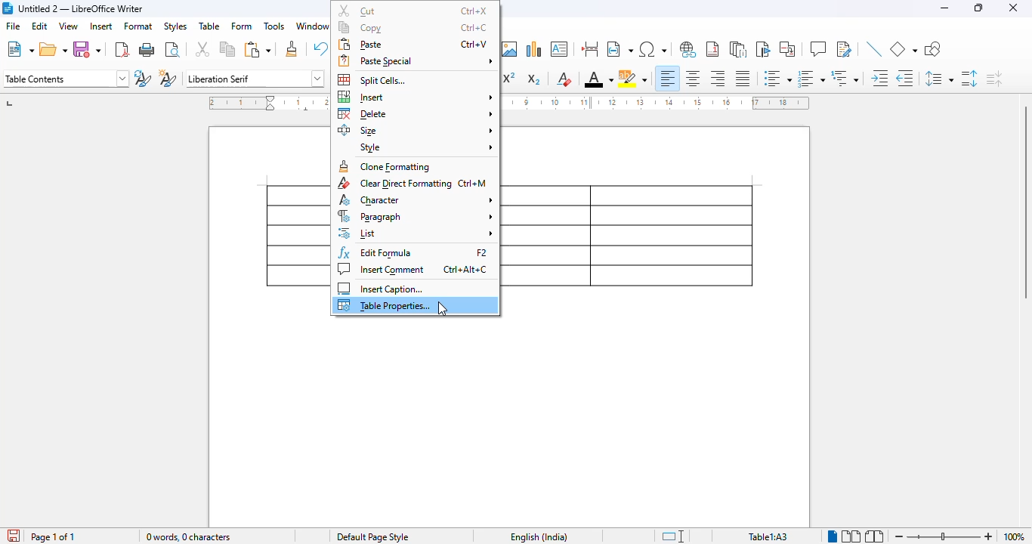 This screenshot has height=544, width=1032. I want to click on shortcut for insert comment, so click(466, 270).